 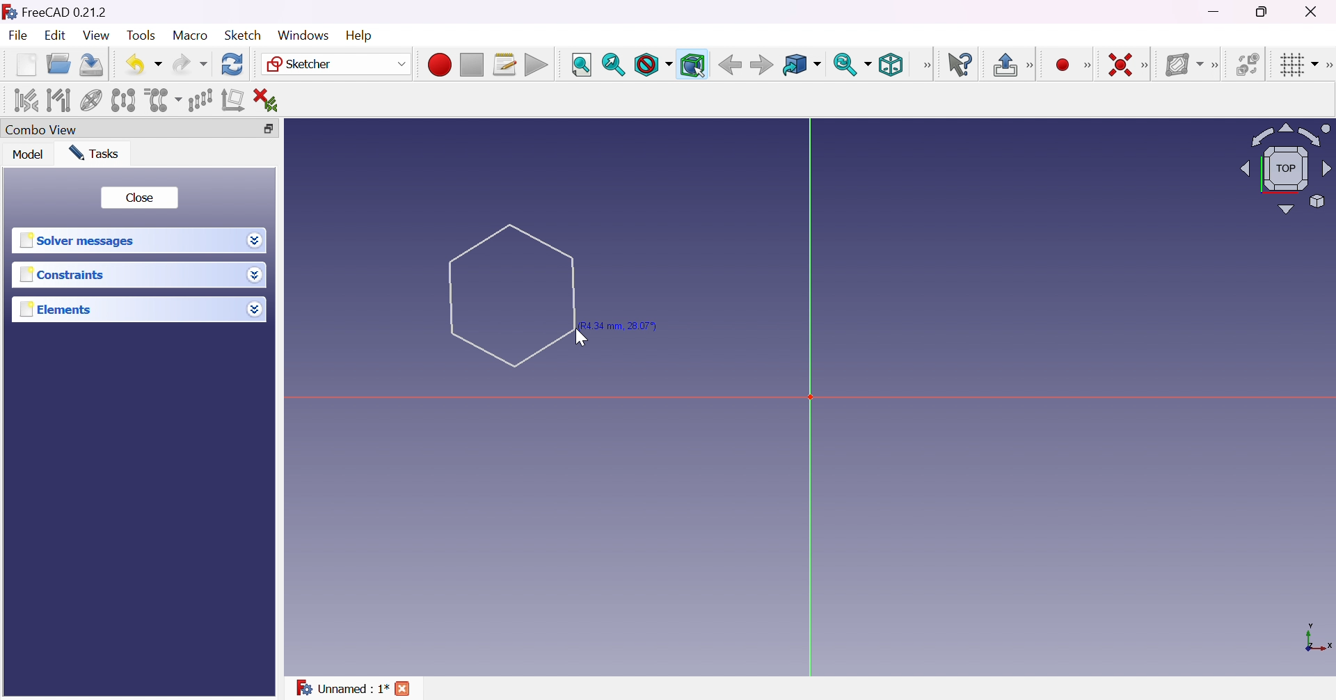 What do you see at coordinates (29, 154) in the screenshot?
I see `Model` at bounding box center [29, 154].